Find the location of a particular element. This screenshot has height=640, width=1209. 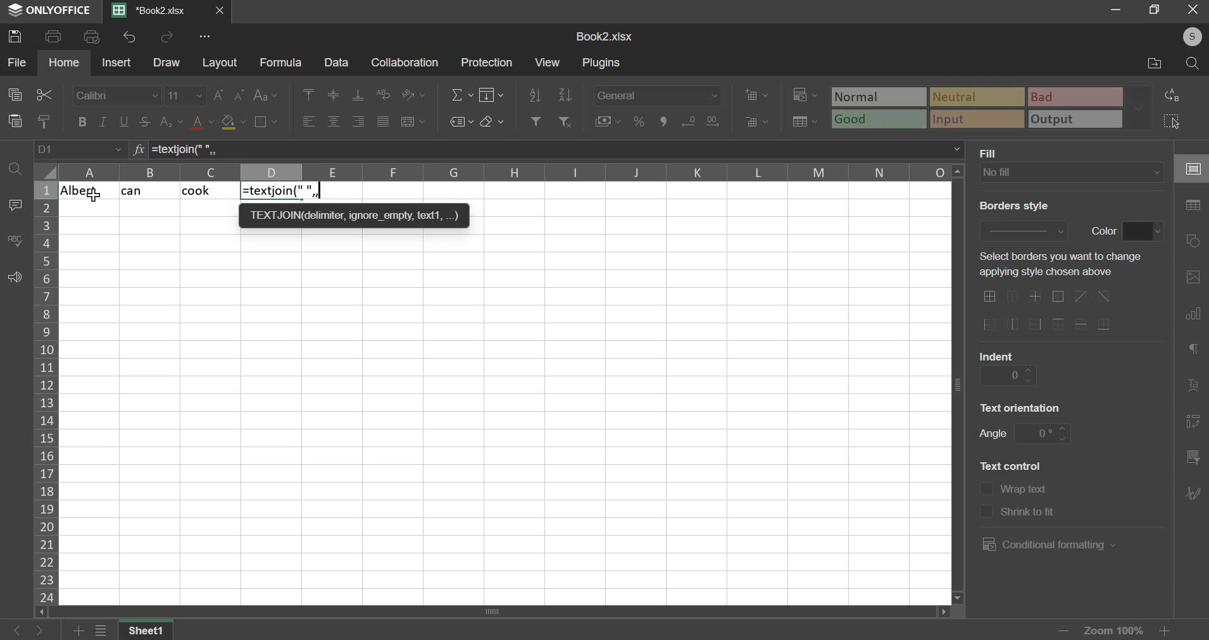

formula is located at coordinates (280, 190).